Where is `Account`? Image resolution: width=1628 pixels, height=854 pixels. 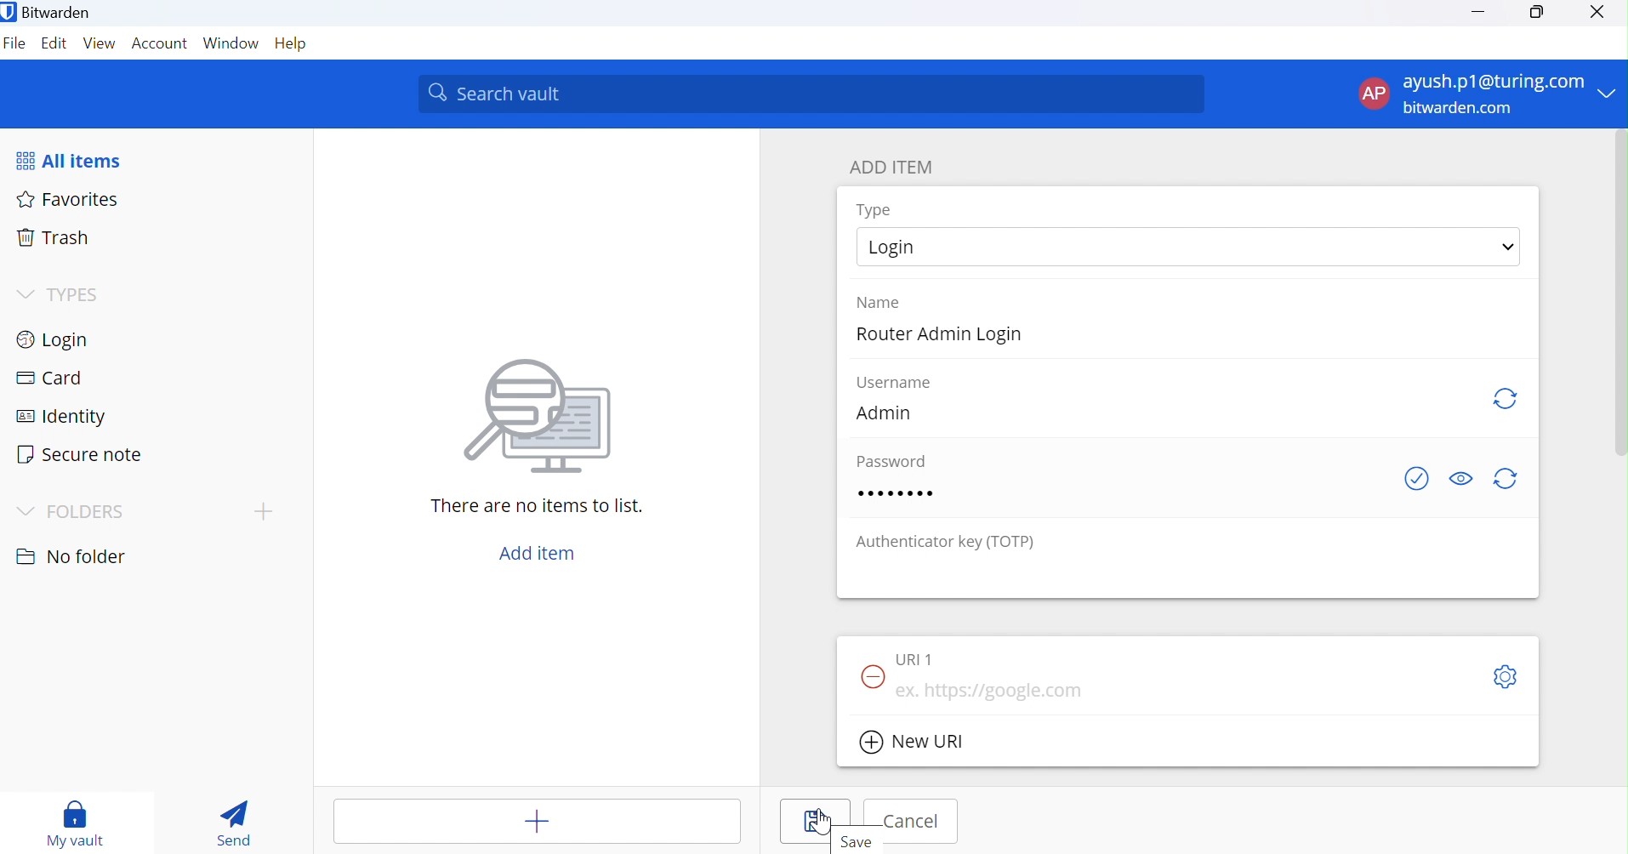
Account is located at coordinates (160, 44).